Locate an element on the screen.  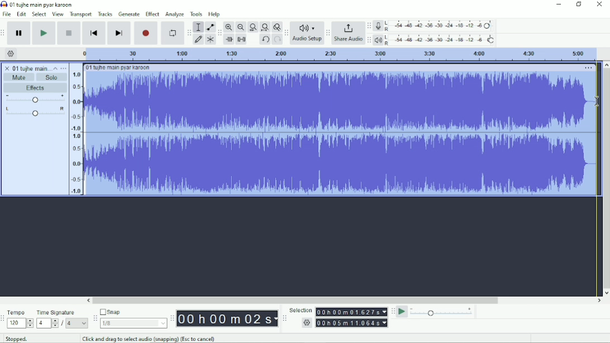
01 tujhe main is located at coordinates (31, 68).